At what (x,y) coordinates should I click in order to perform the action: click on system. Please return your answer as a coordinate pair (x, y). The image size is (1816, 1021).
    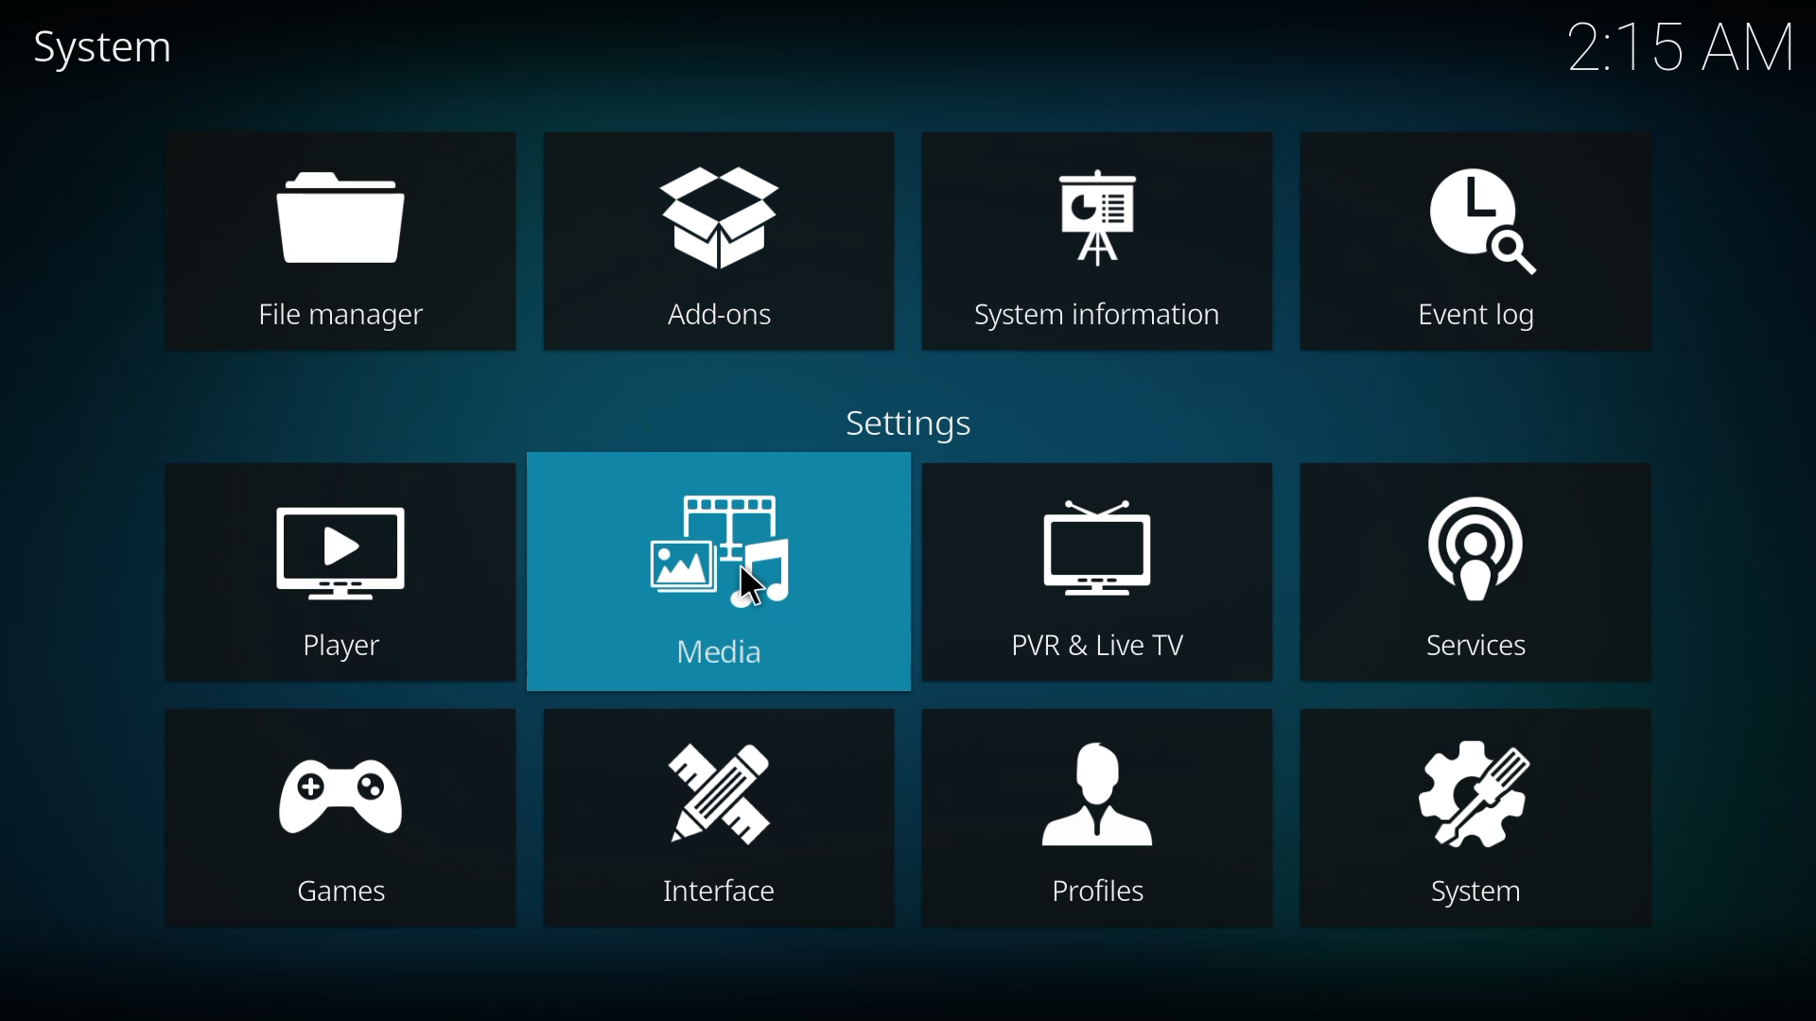
    Looking at the image, I should click on (1475, 814).